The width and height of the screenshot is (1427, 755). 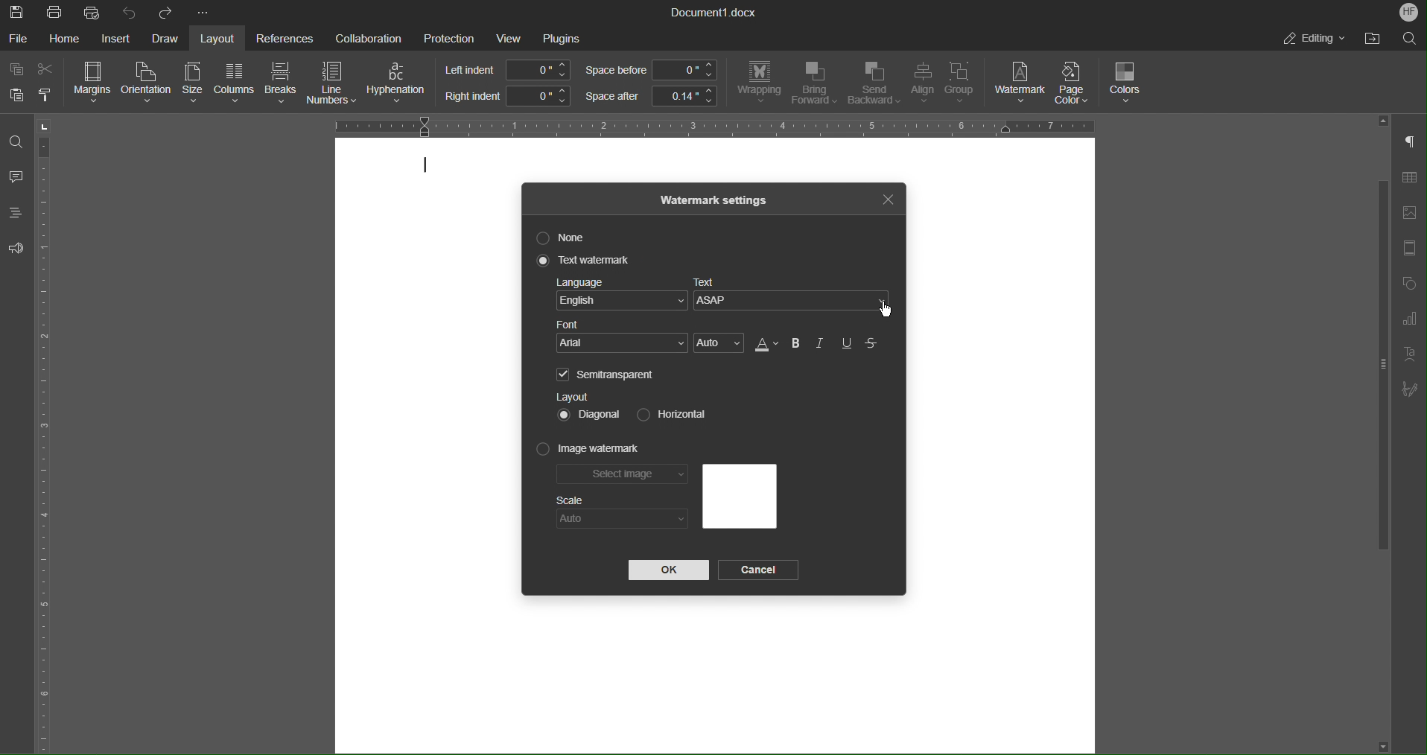 I want to click on Align, so click(x=921, y=84).